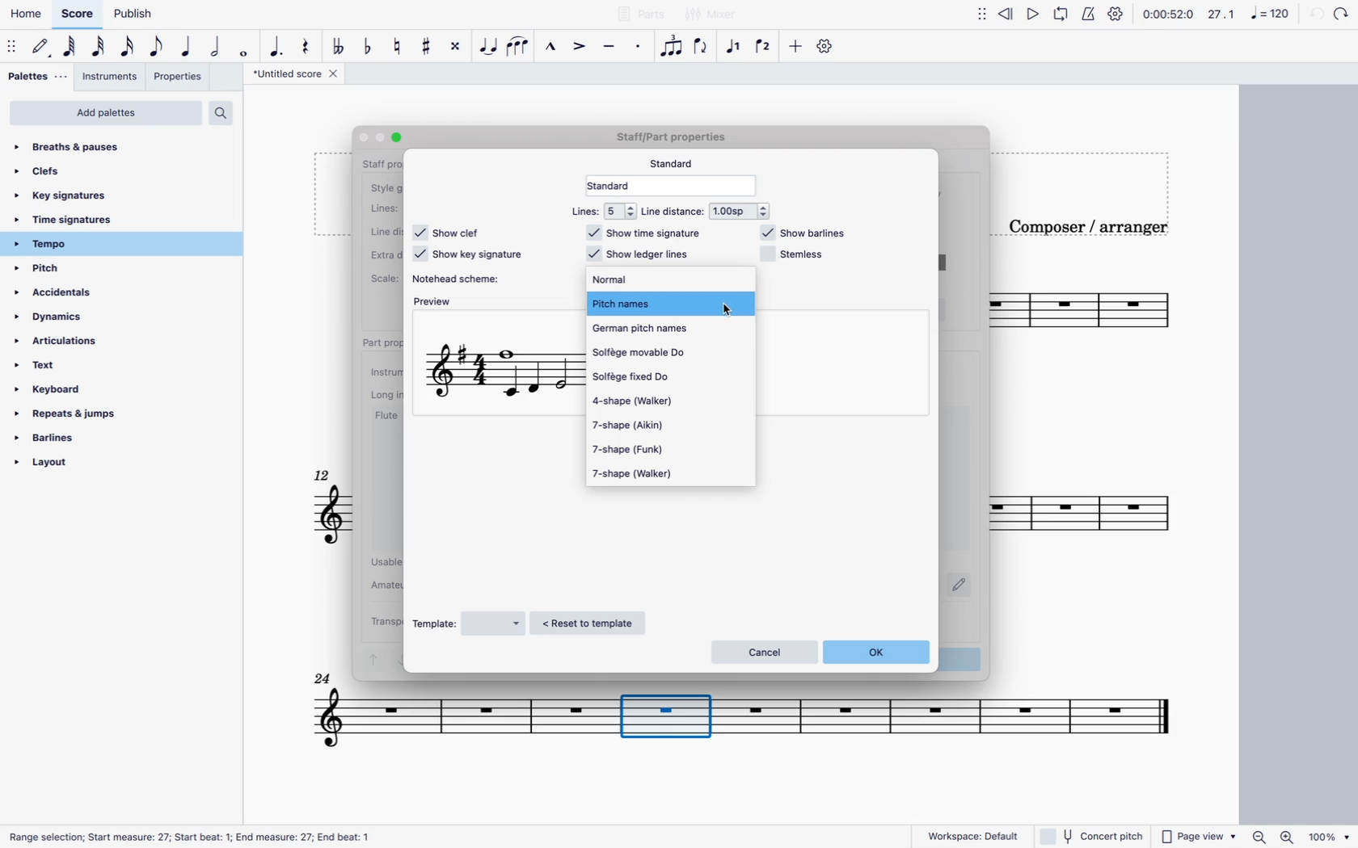 This screenshot has width=1358, height=848. What do you see at coordinates (1300, 835) in the screenshot?
I see `zoom` at bounding box center [1300, 835].